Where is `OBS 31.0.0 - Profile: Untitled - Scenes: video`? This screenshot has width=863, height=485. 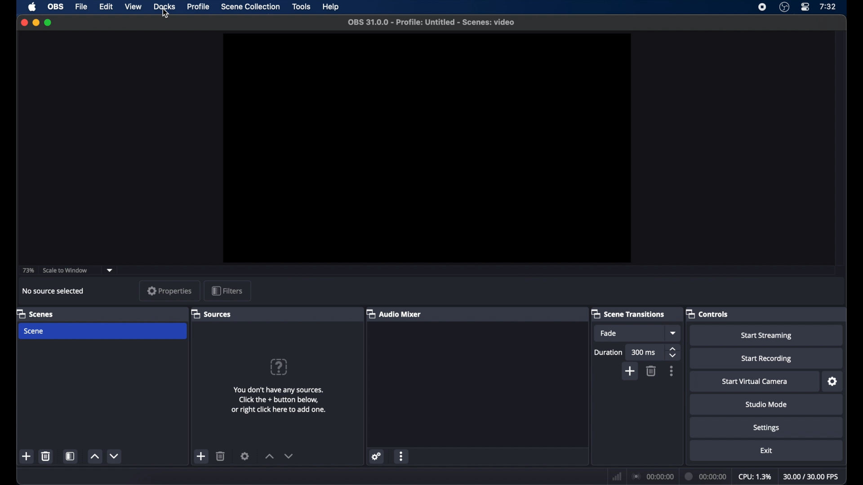 OBS 31.0.0 - Profile: Untitled - Scenes: video is located at coordinates (433, 21).